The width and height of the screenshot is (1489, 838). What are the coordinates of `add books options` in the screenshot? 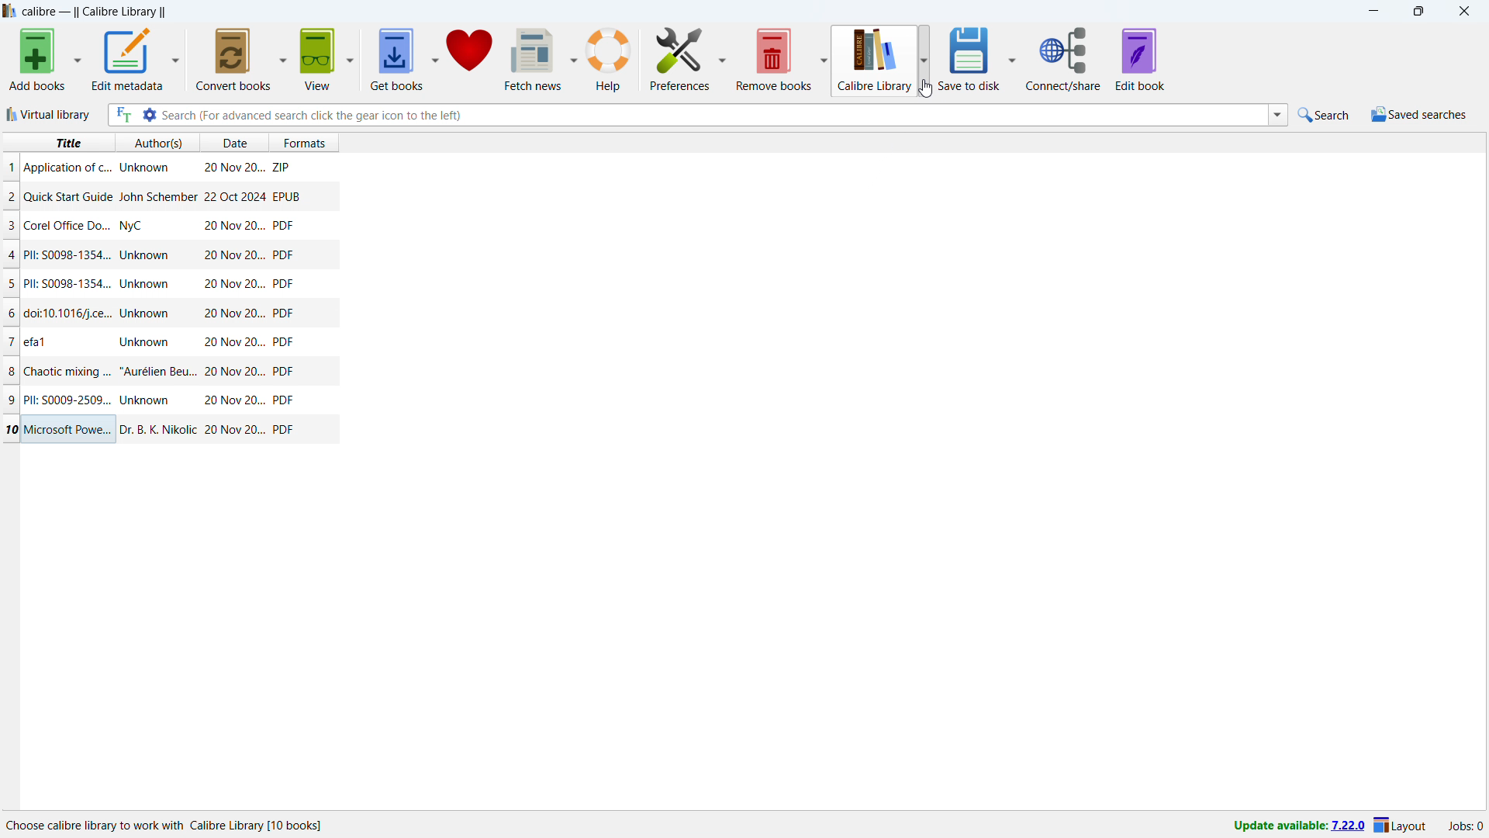 It's located at (78, 59).